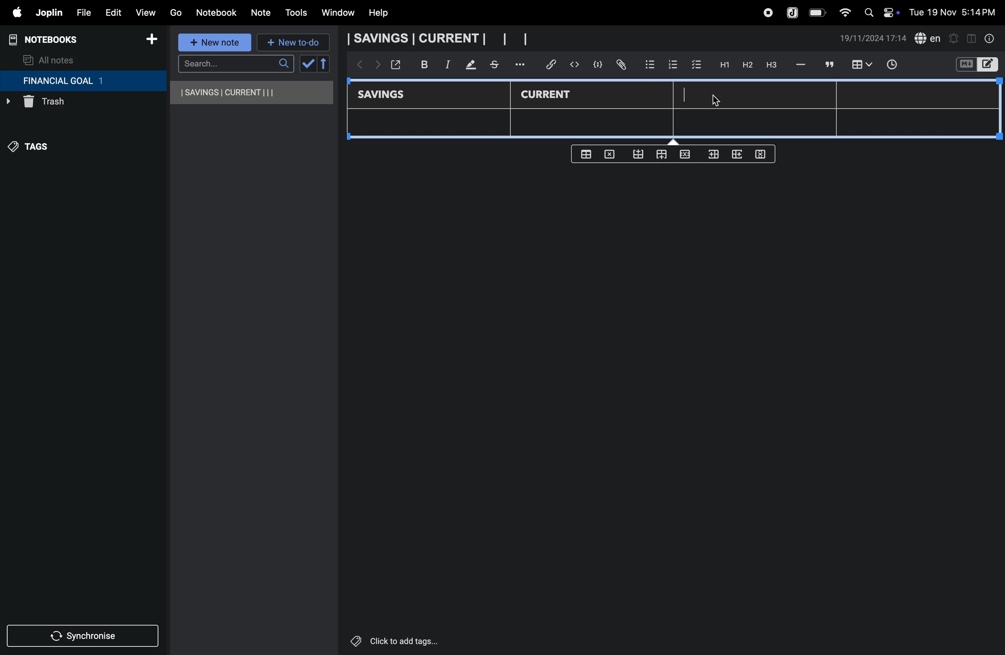 This screenshot has height=655, width=1005. I want to click on time, so click(897, 65).